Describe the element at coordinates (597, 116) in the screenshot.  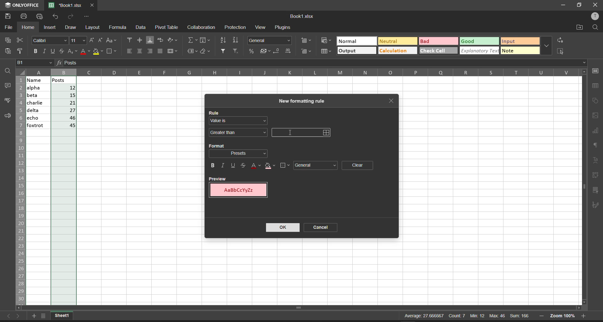
I see `image settings` at that location.